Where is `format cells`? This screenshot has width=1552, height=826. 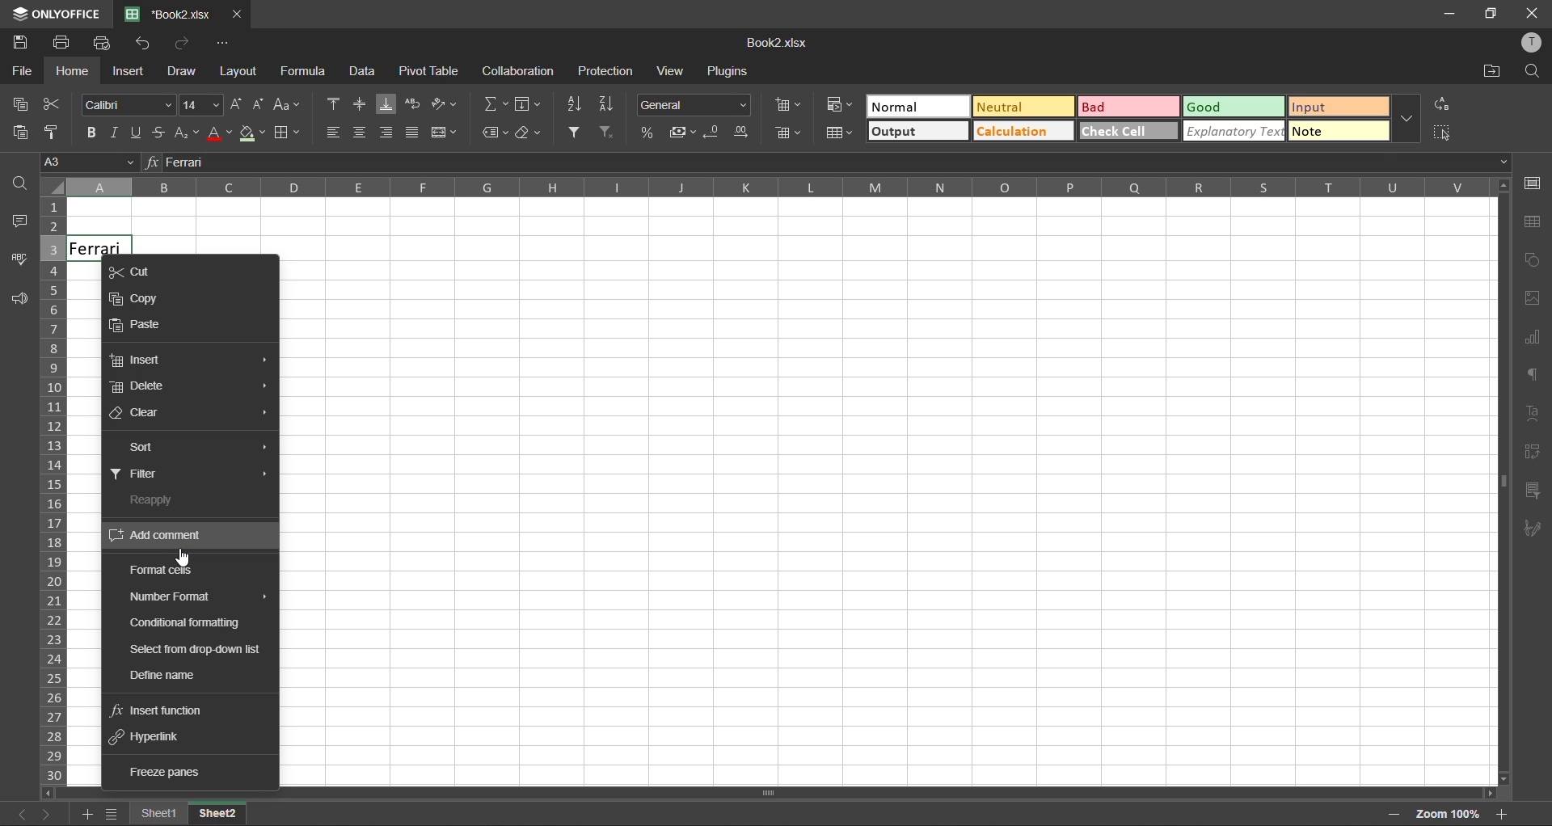 format cells is located at coordinates (164, 570).